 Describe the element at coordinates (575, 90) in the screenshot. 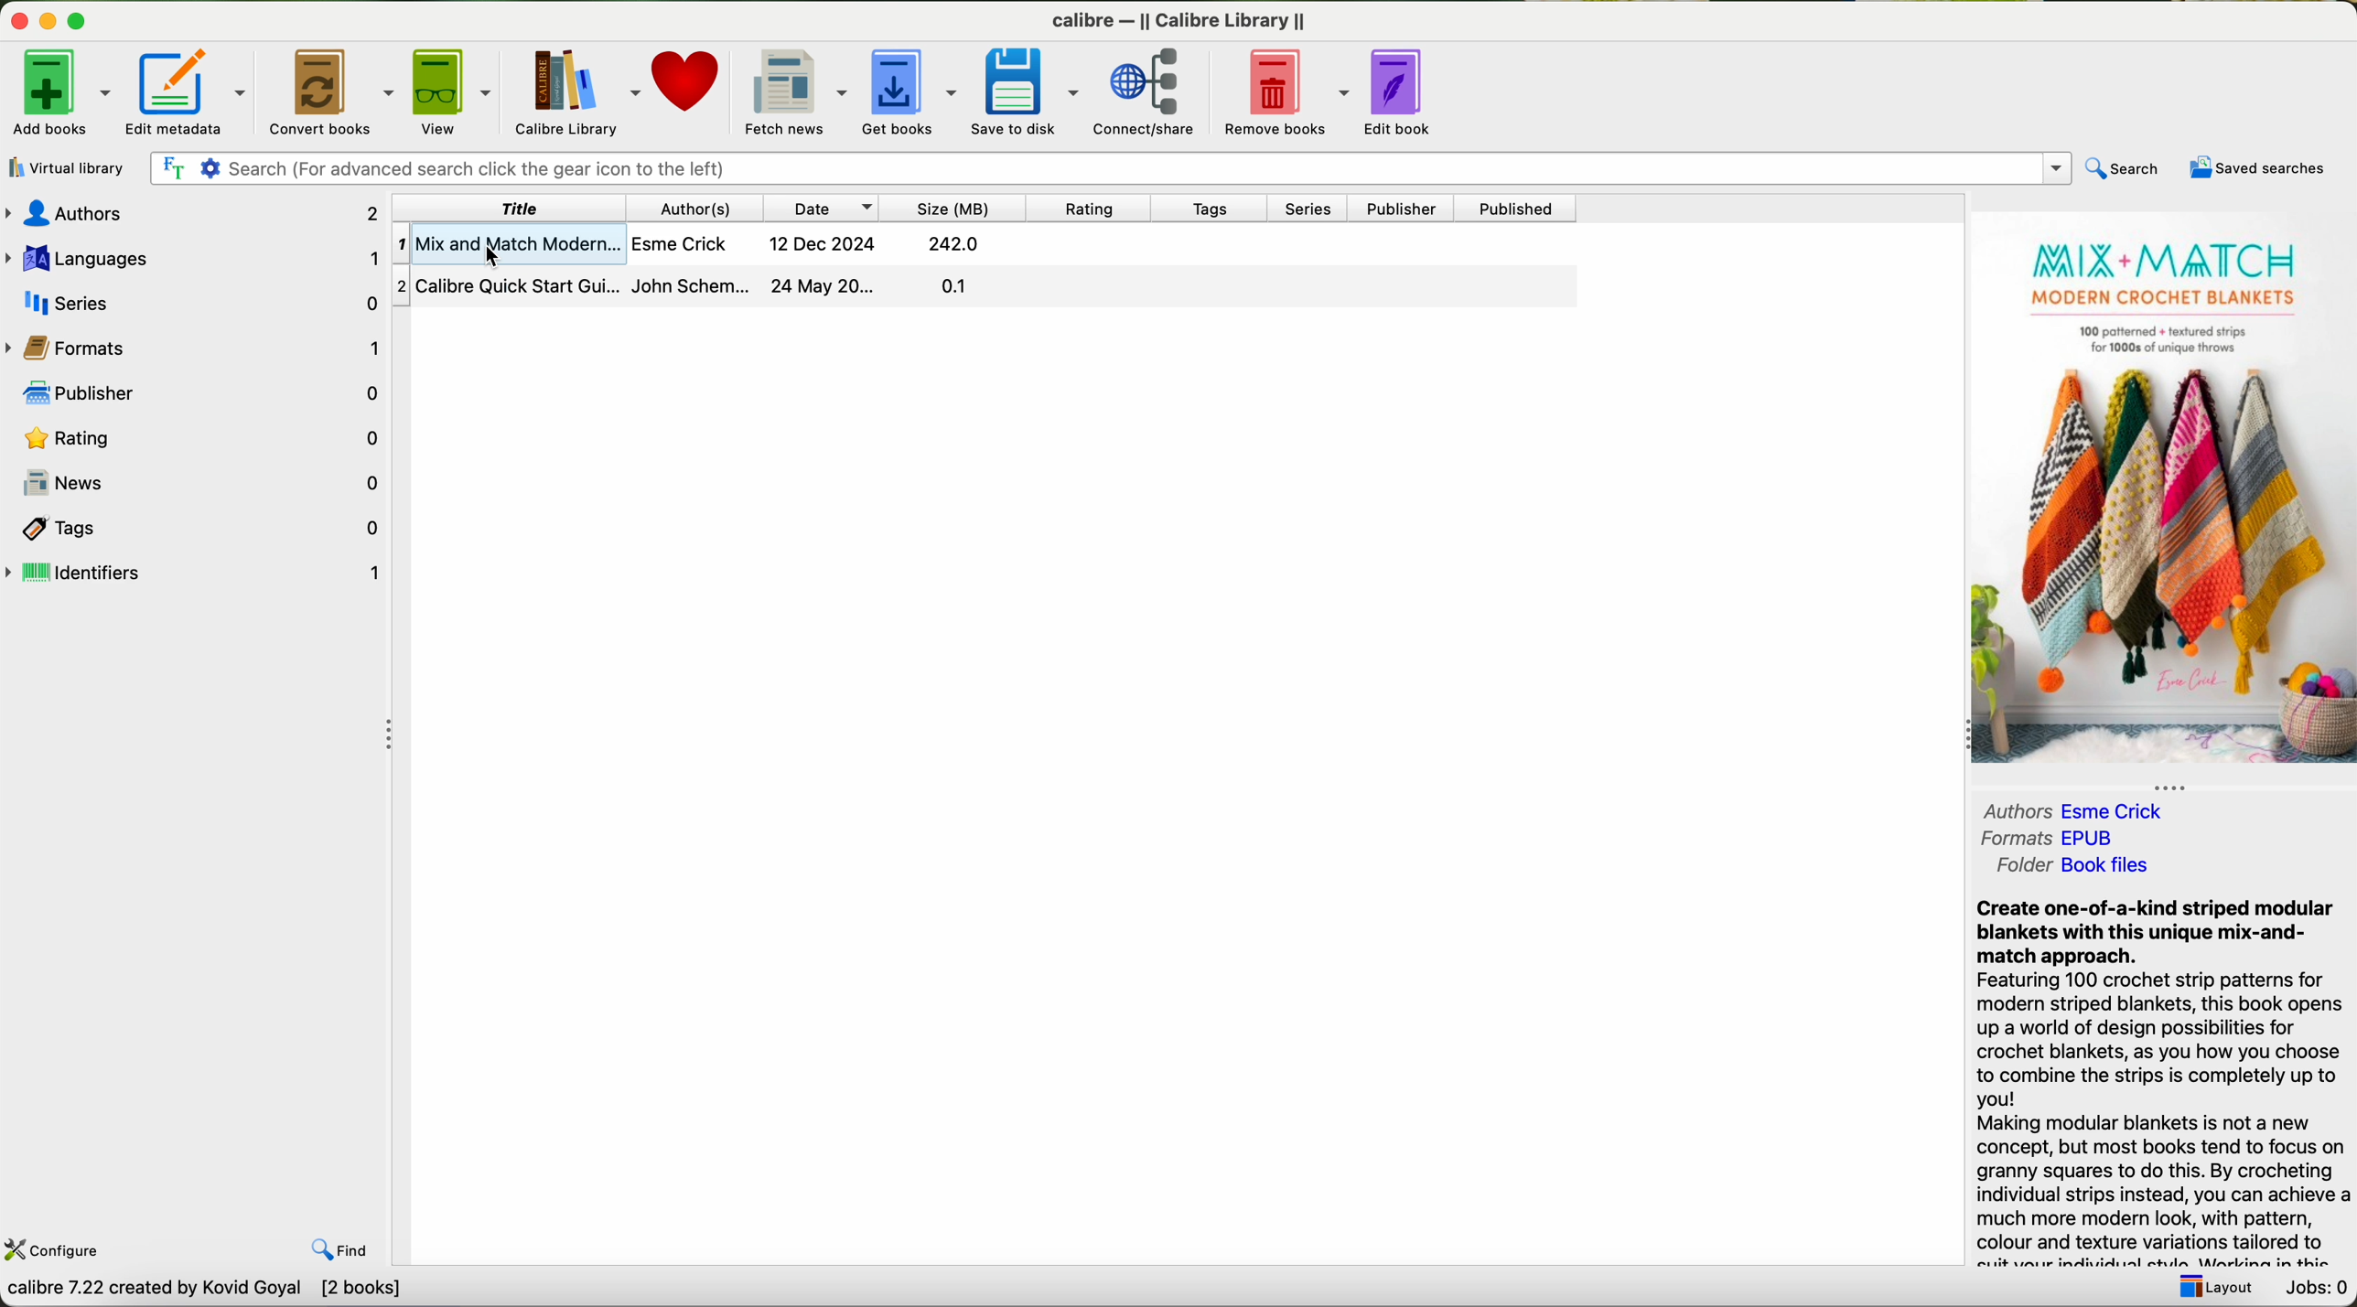

I see `calibre library` at that location.